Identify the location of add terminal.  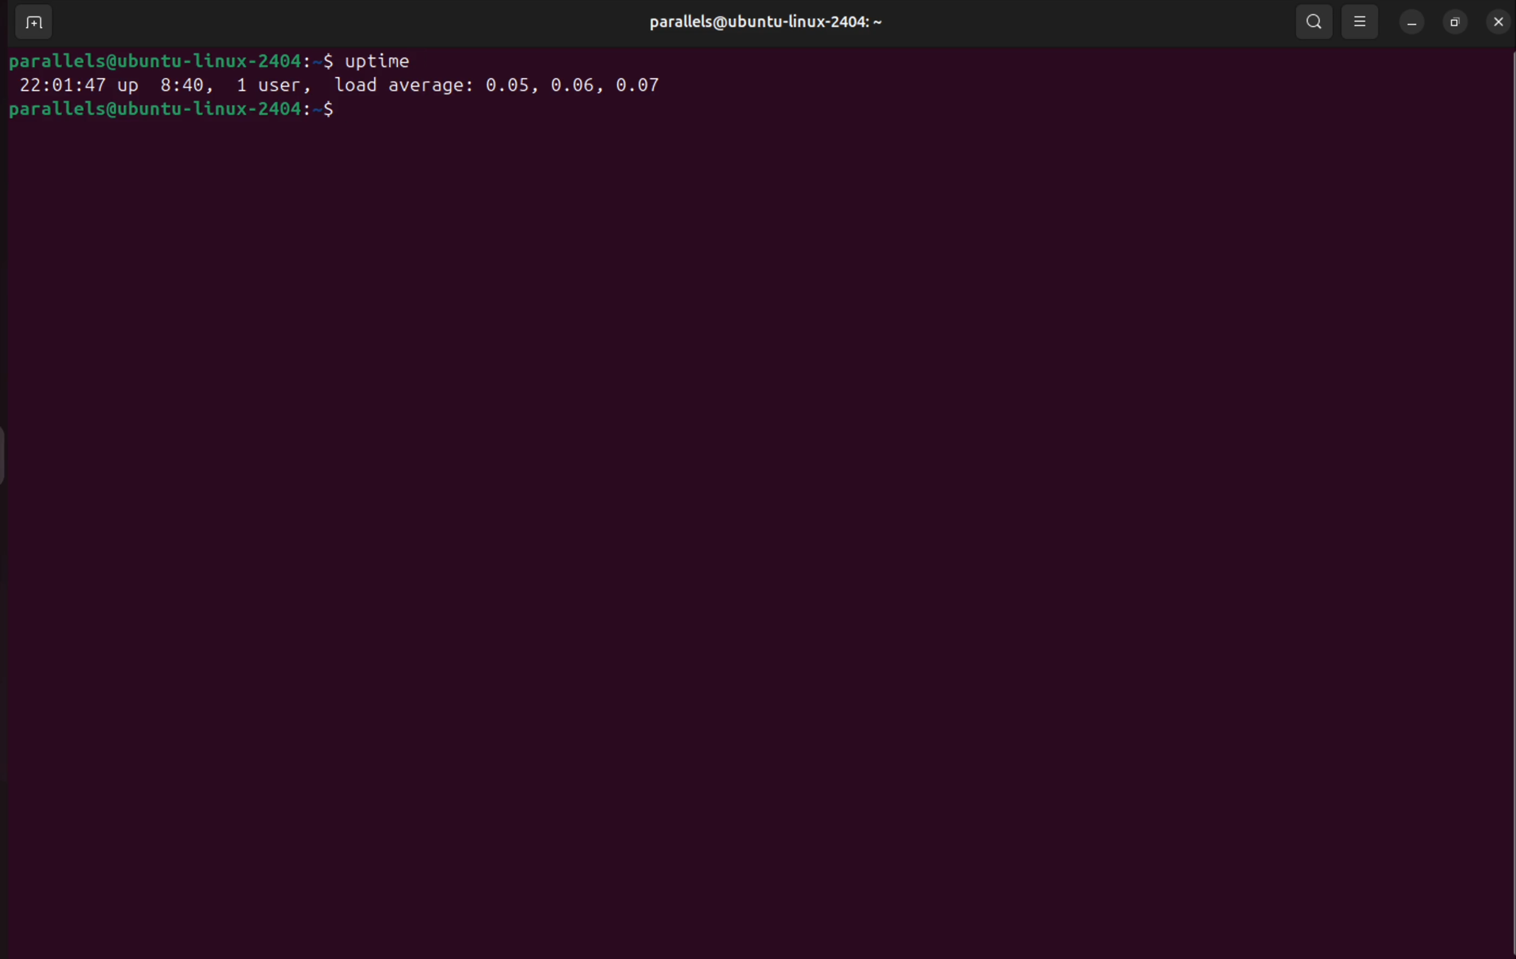
(29, 21).